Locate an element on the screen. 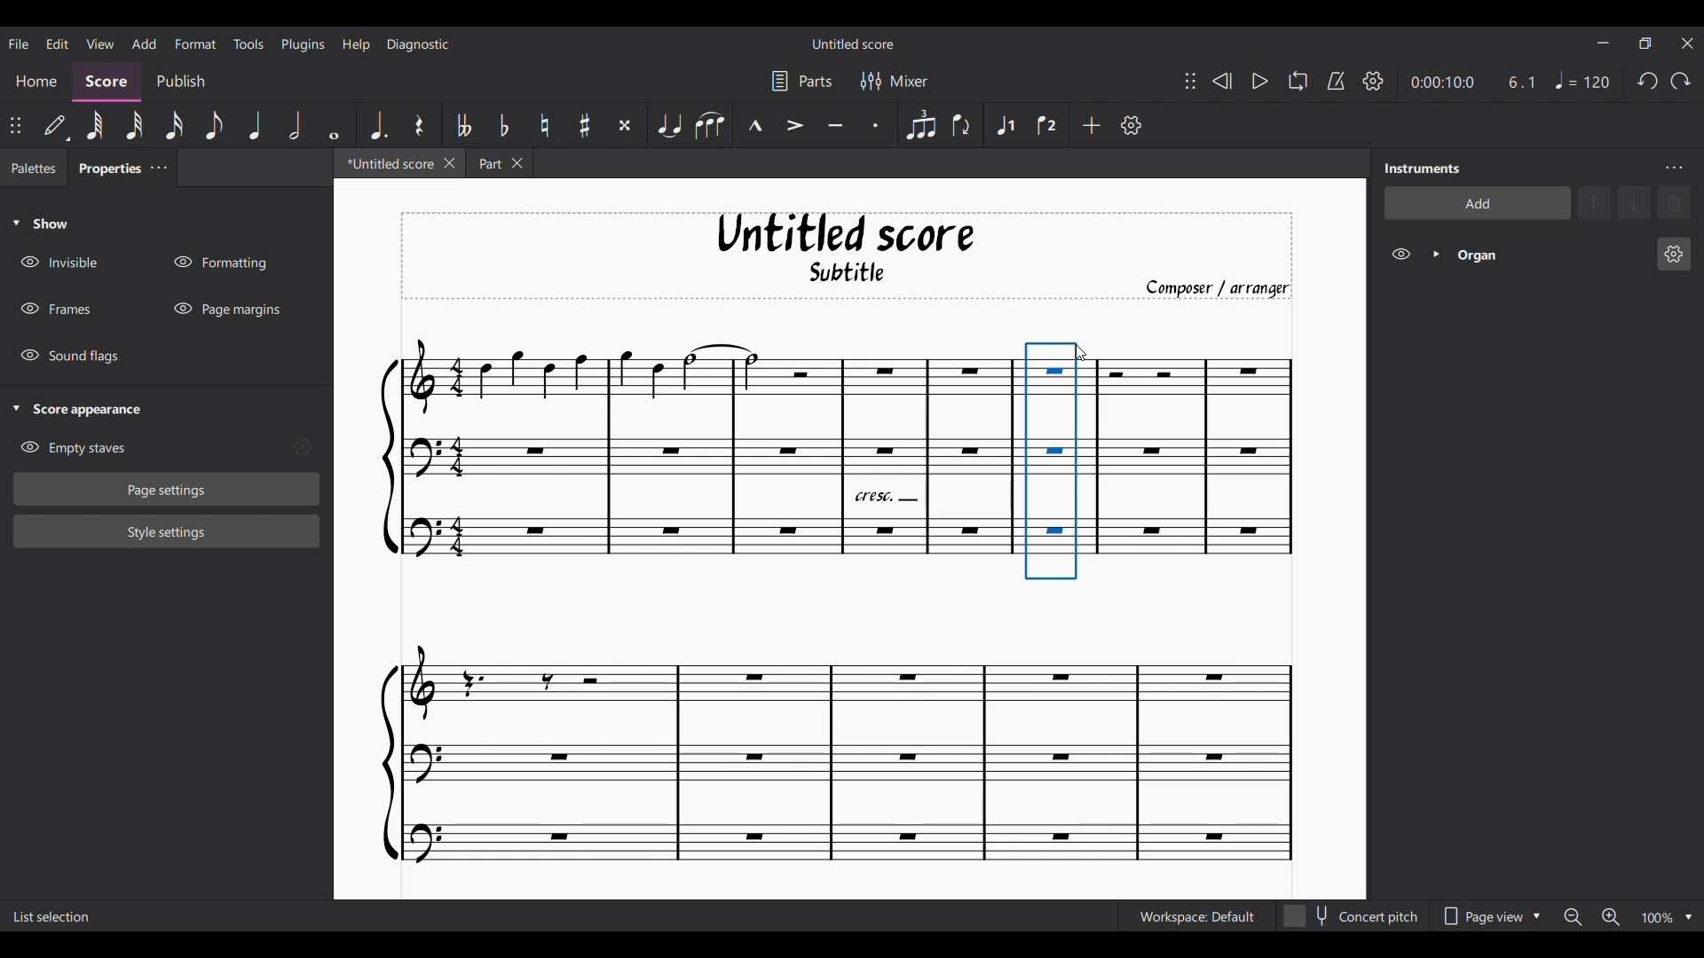 The height and width of the screenshot is (958, 1704). Toggle sharp is located at coordinates (584, 126).